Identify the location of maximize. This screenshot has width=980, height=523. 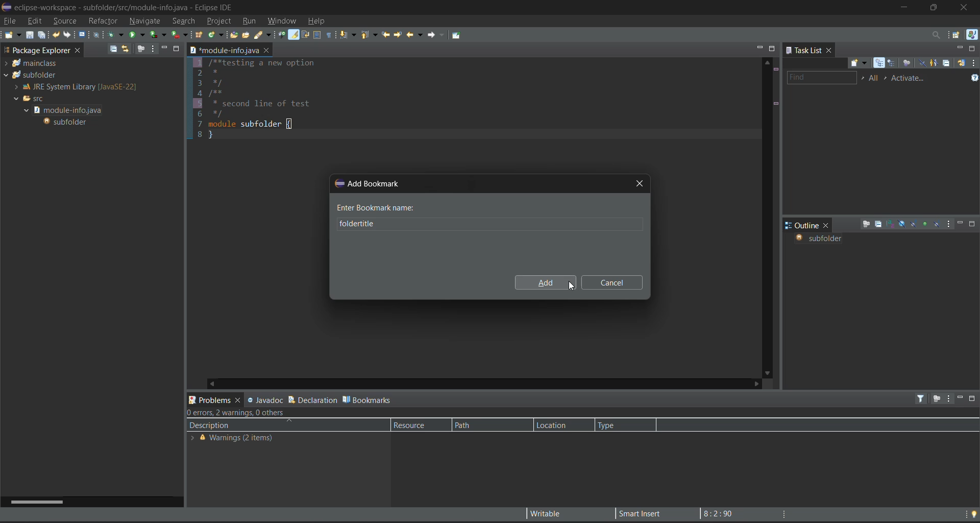
(973, 49).